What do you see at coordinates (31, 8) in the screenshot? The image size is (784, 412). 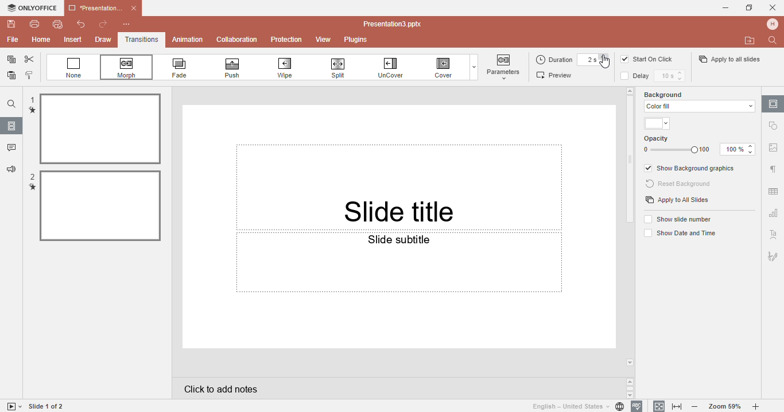 I see `Only office` at bounding box center [31, 8].